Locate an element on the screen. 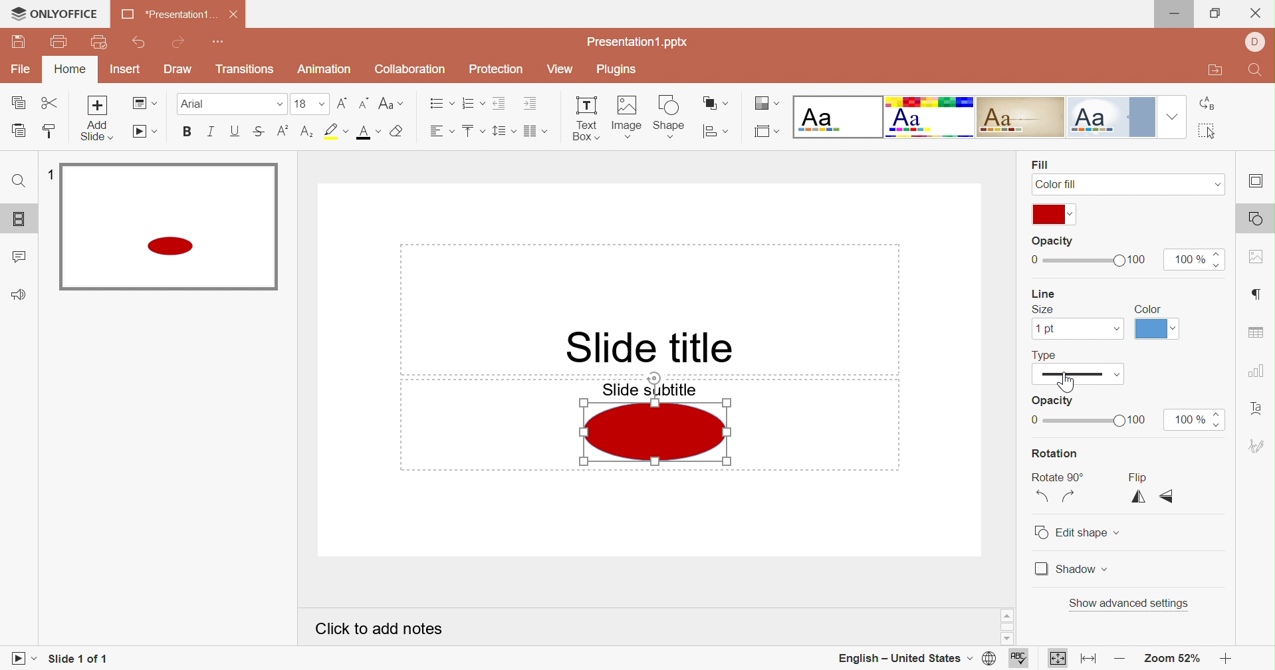 This screenshot has width=1275, height=670. Numbering is located at coordinates (472, 104).